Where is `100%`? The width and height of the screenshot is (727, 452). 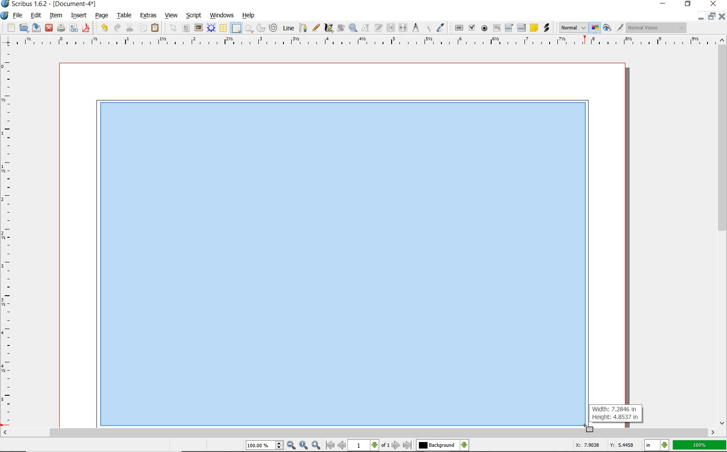 100% is located at coordinates (699, 445).